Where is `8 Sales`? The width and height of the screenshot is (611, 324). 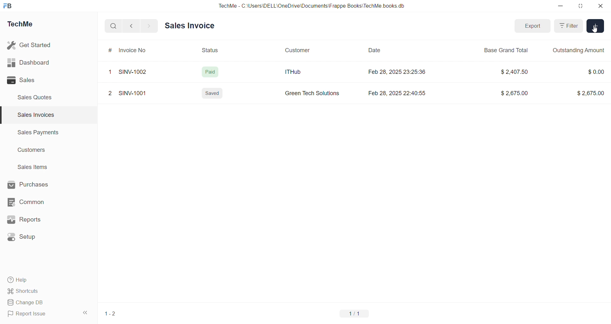 8 Sales is located at coordinates (22, 80).